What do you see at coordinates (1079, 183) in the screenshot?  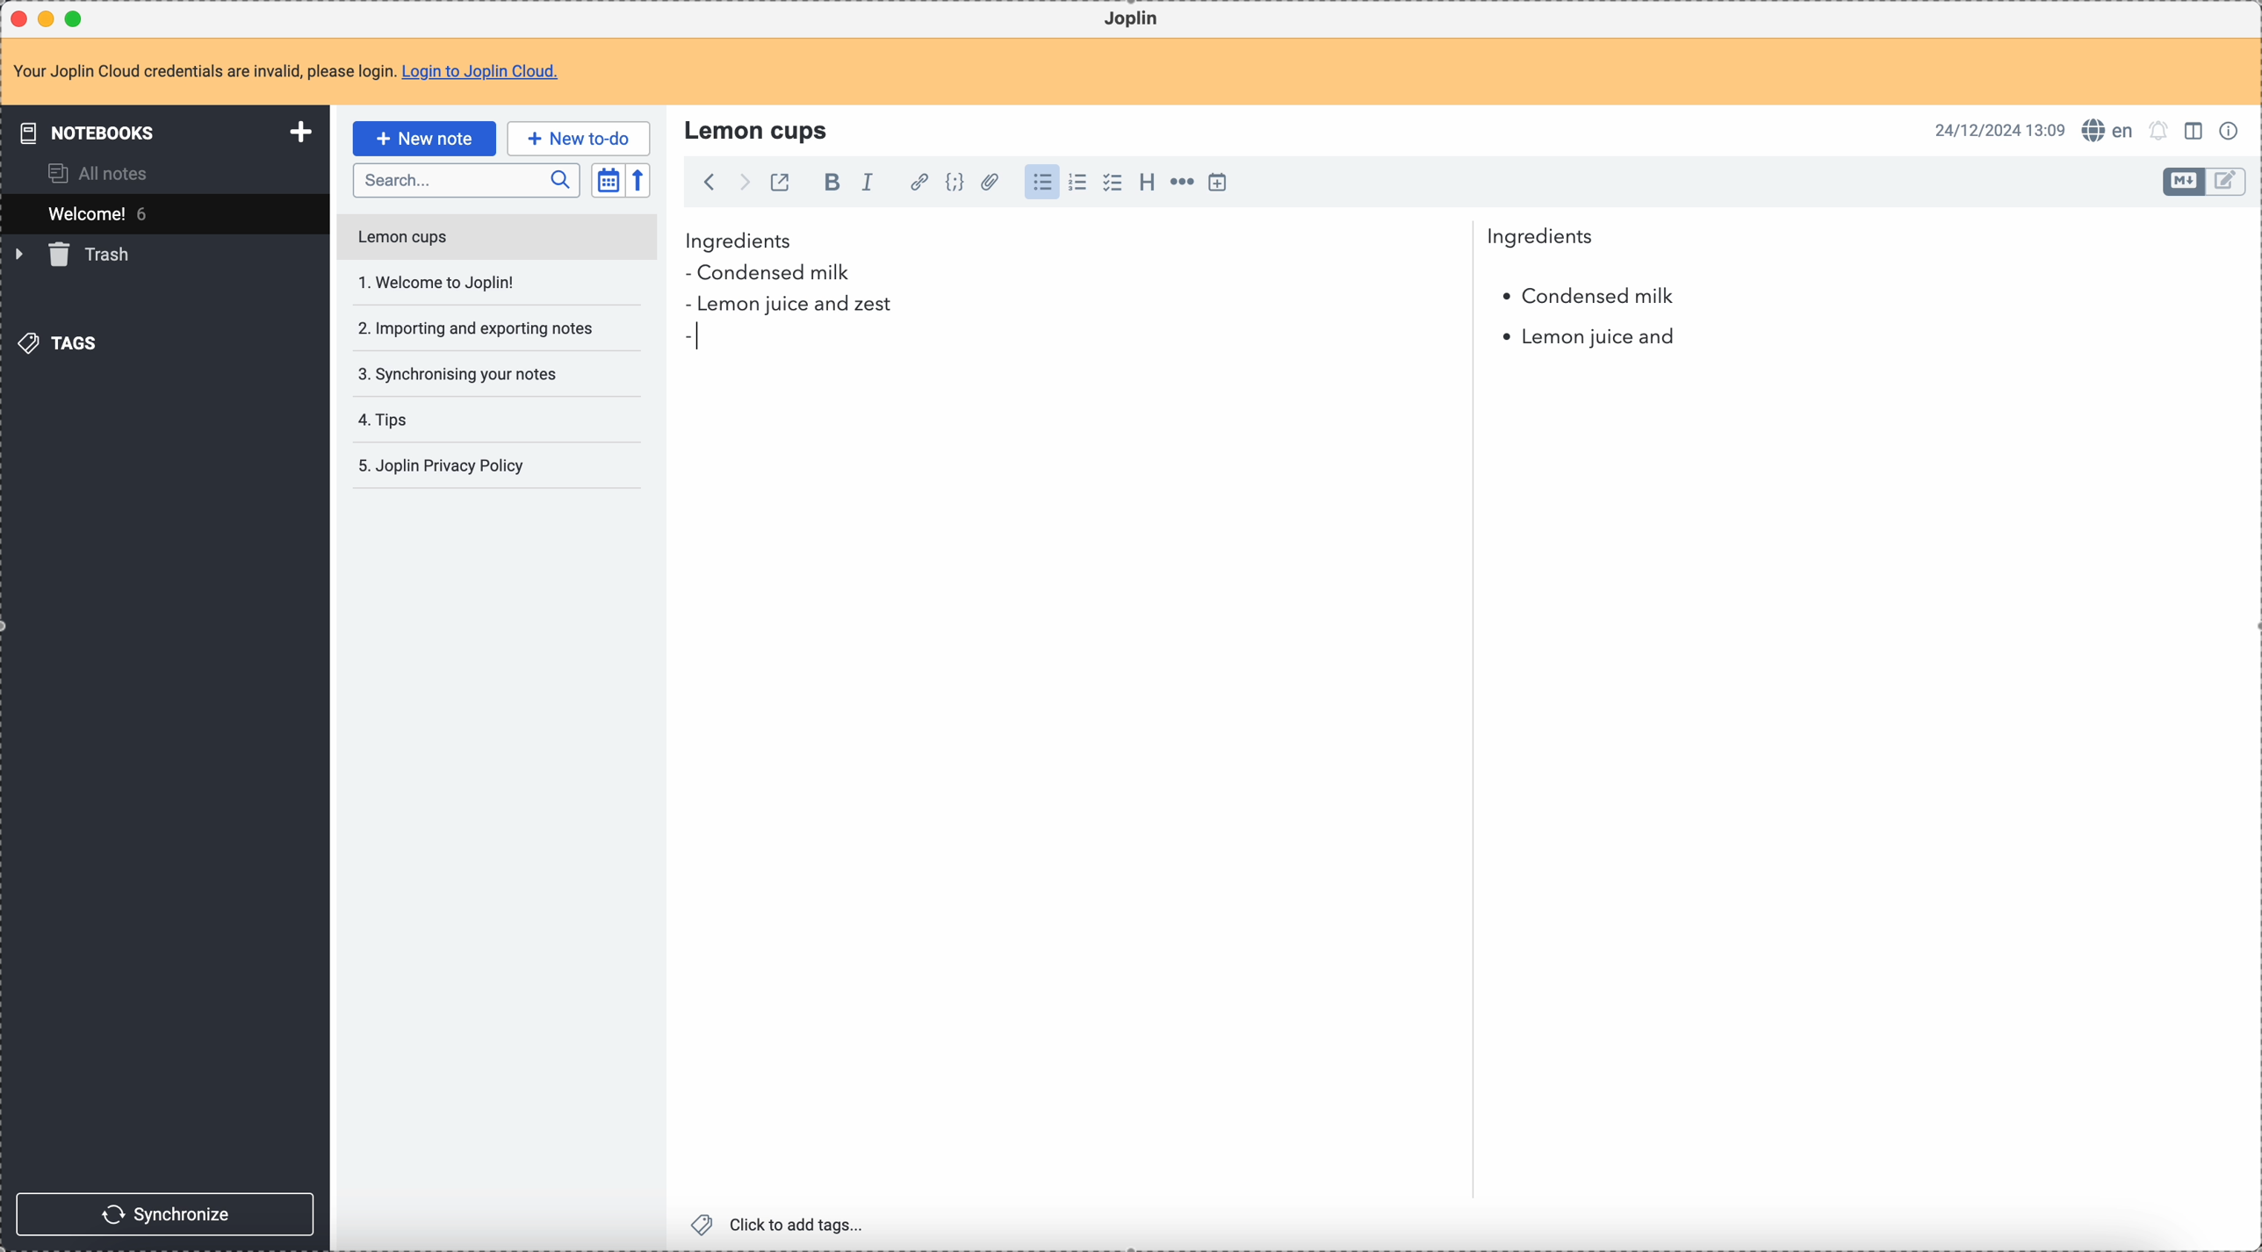 I see `numbered list` at bounding box center [1079, 183].